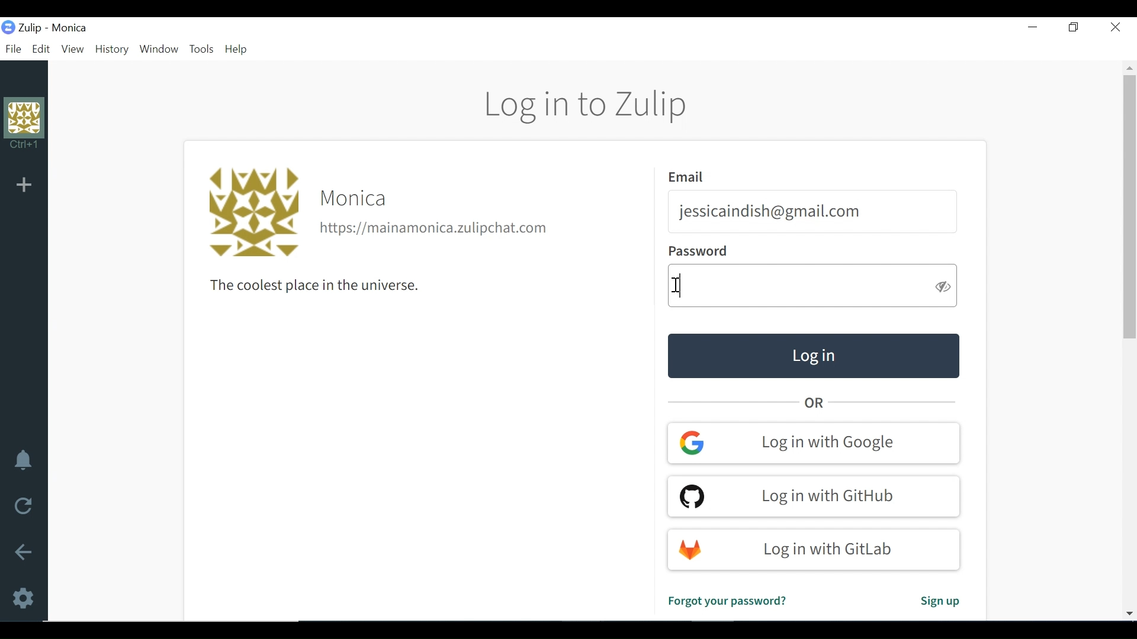 The image size is (1137, 639). I want to click on Profile, so click(24, 127).